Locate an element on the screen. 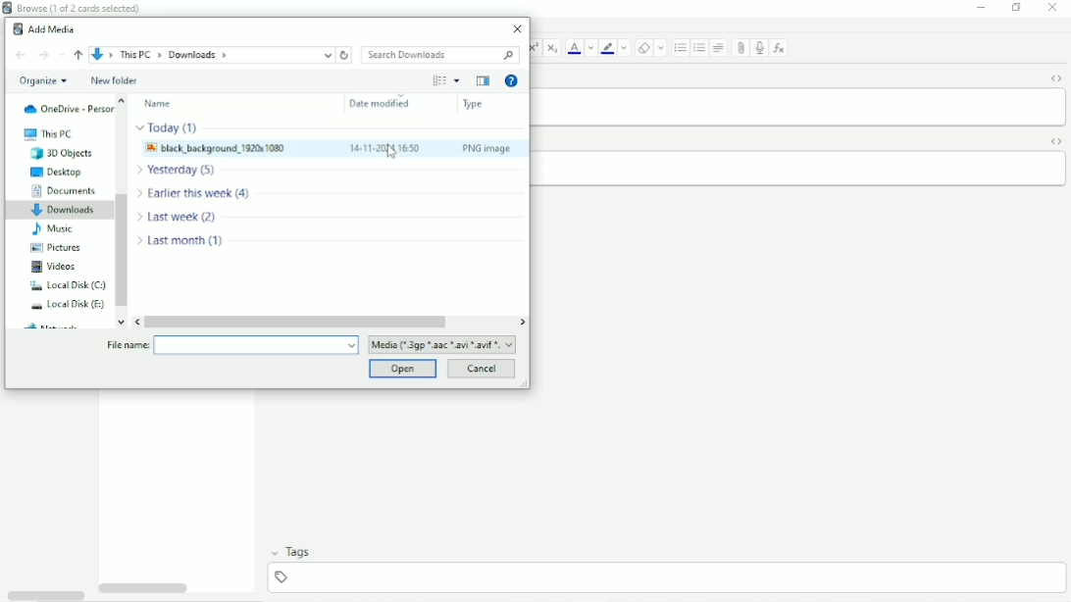  Name is located at coordinates (159, 104).